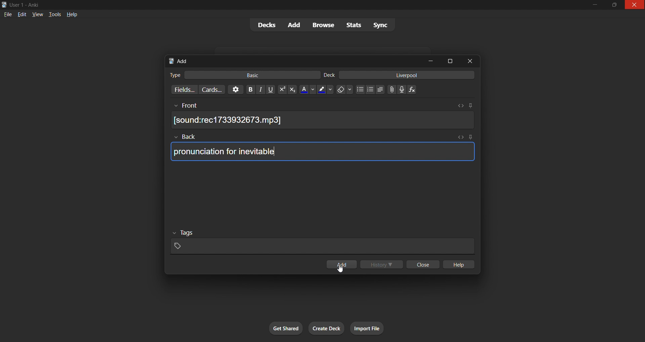 This screenshot has width=645, height=342. Describe the element at coordinates (322, 104) in the screenshot. I see `front input field` at that location.